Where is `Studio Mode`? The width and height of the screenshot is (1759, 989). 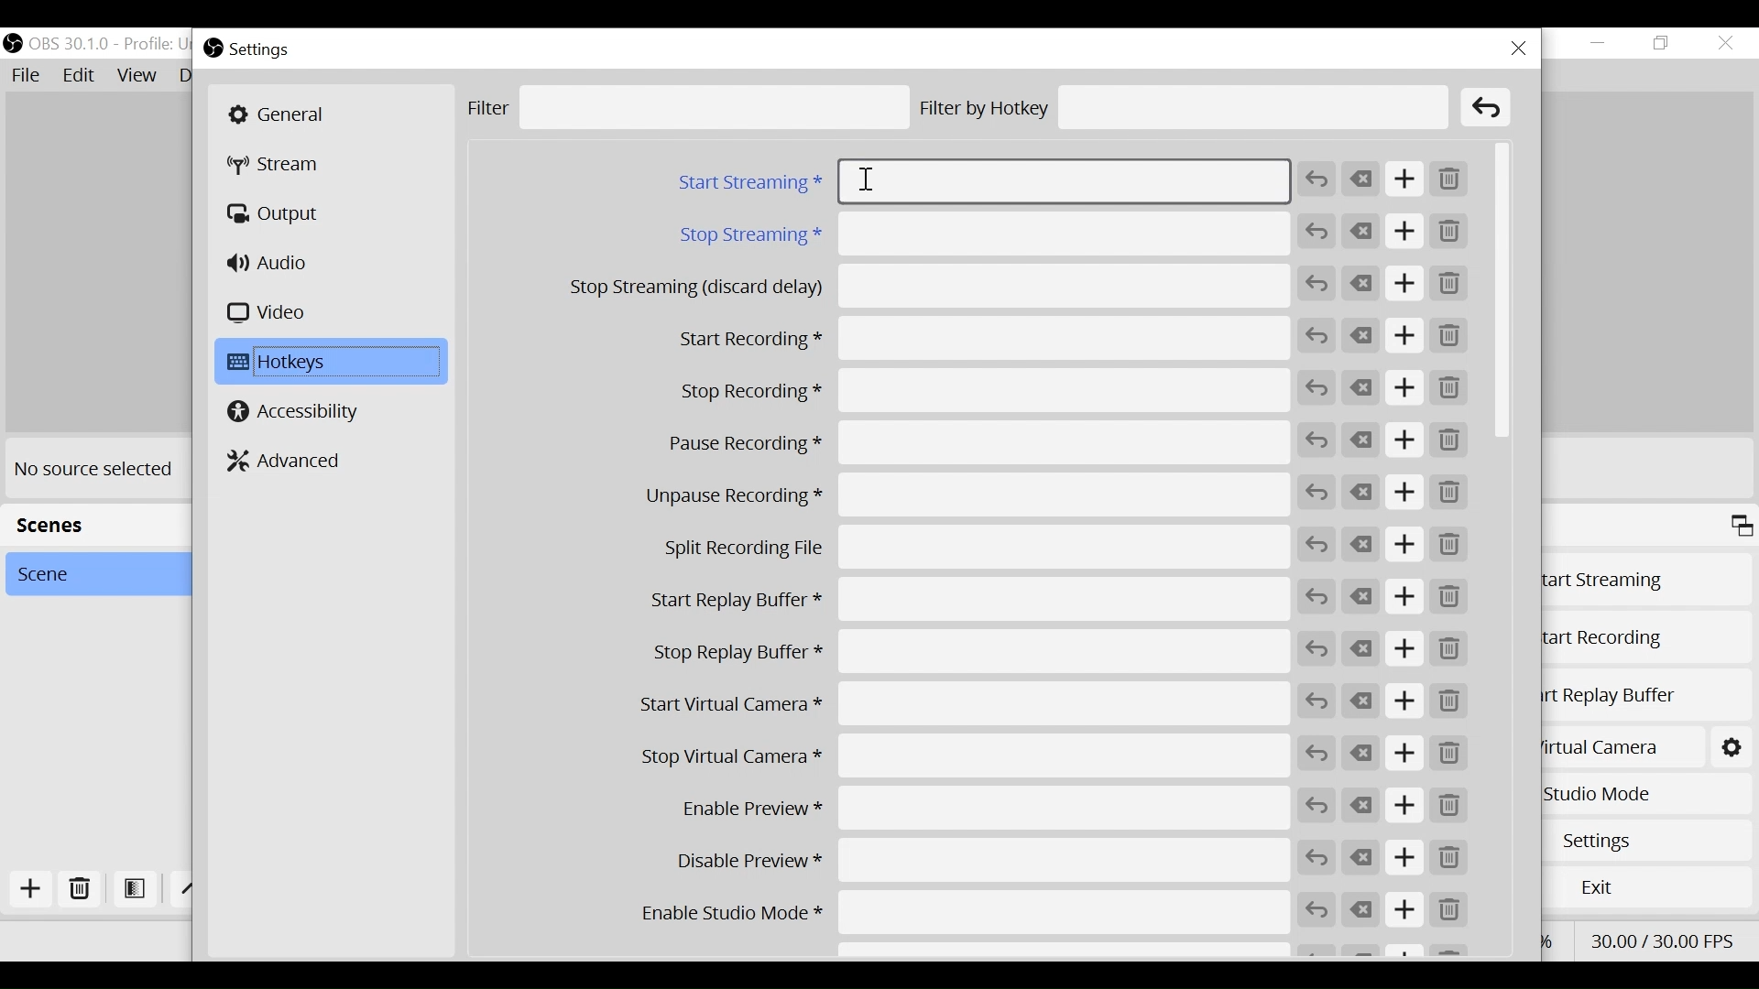 Studio Mode is located at coordinates (1644, 794).